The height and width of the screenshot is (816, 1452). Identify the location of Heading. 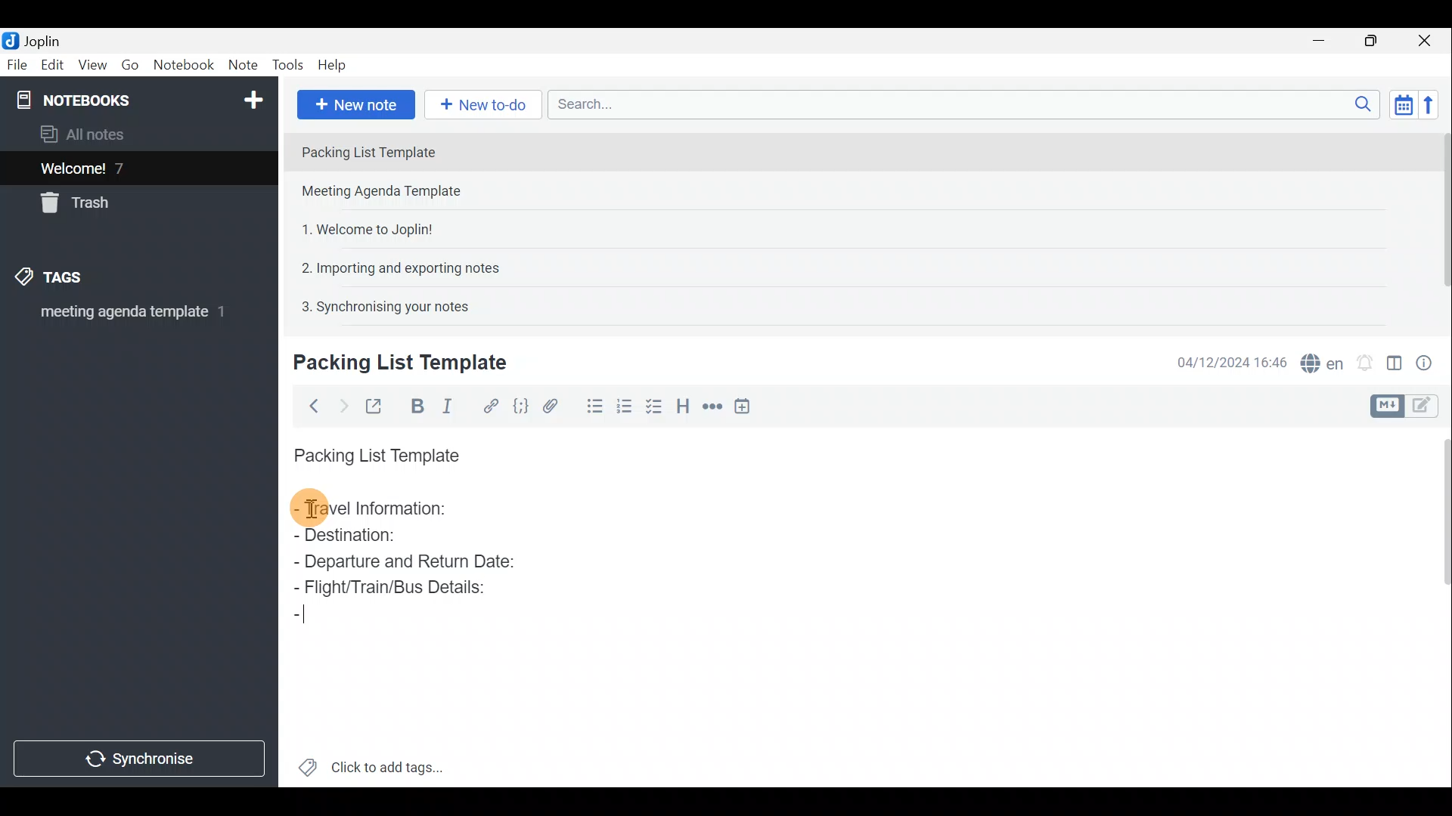
(684, 404).